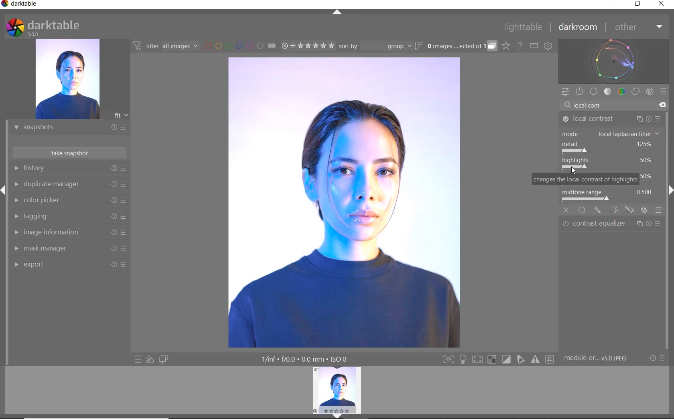 This screenshot has width=674, height=419. Describe the element at coordinates (536, 359) in the screenshot. I see `Button` at that location.